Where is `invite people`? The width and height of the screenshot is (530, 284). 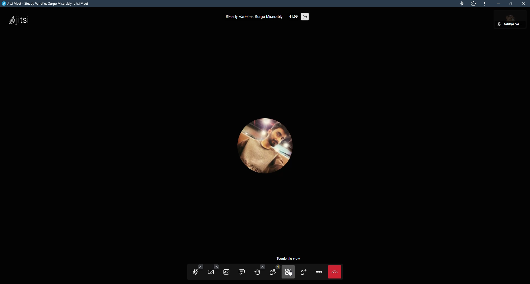 invite people is located at coordinates (303, 272).